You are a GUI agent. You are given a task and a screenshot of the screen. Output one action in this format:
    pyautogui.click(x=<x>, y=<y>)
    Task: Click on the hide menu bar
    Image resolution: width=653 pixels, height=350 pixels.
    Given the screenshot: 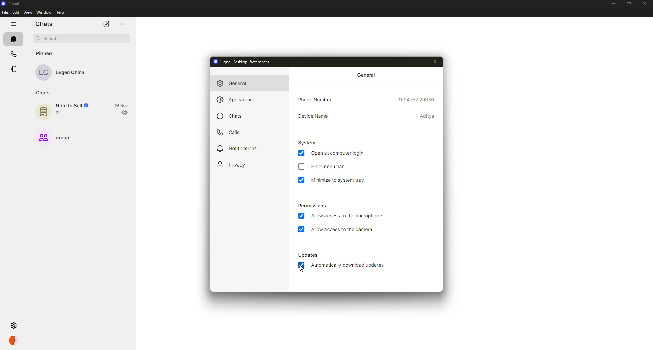 What is the action you would take?
    pyautogui.click(x=328, y=167)
    